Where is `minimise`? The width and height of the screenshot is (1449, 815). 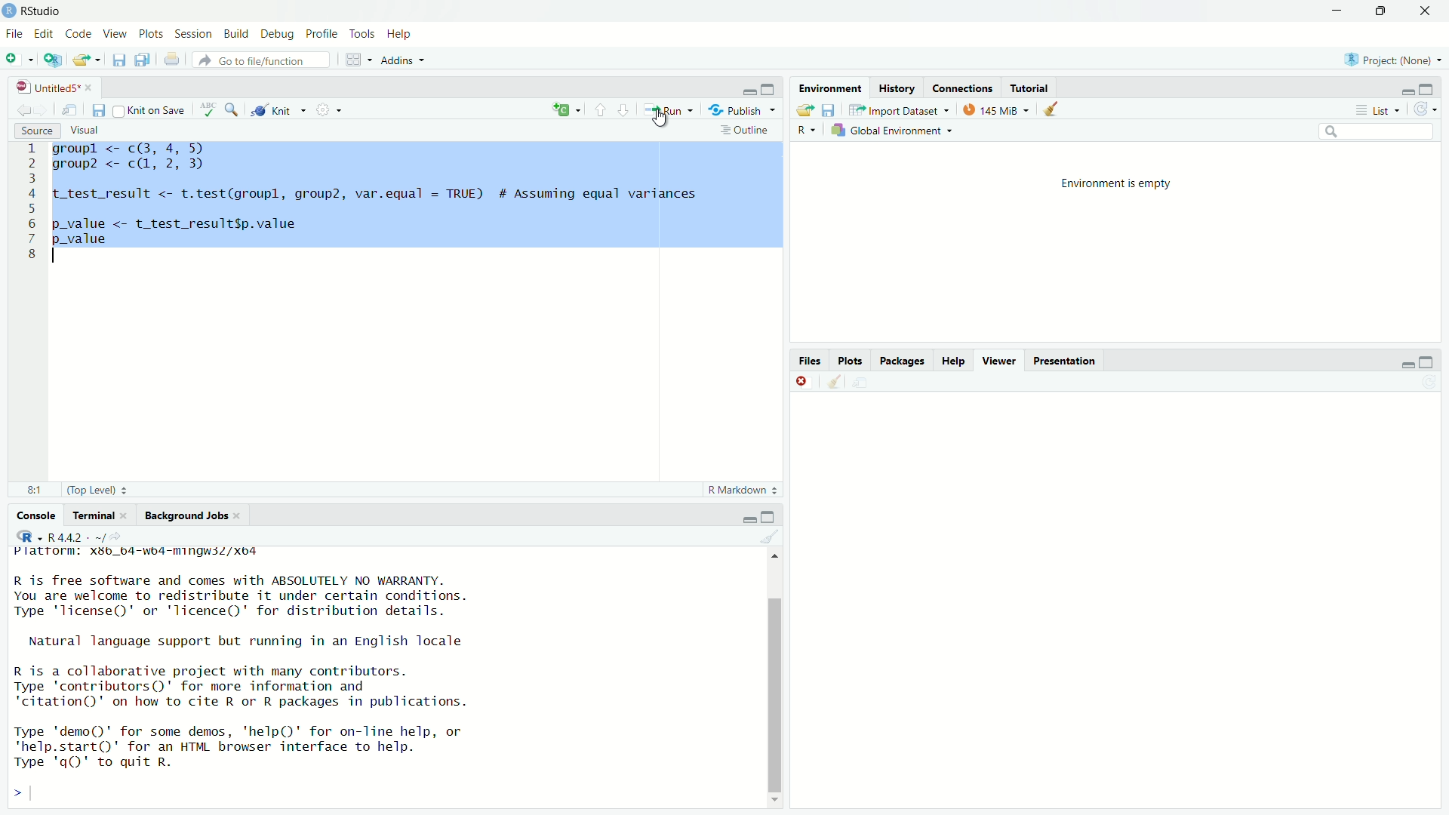 minimise is located at coordinates (1407, 363).